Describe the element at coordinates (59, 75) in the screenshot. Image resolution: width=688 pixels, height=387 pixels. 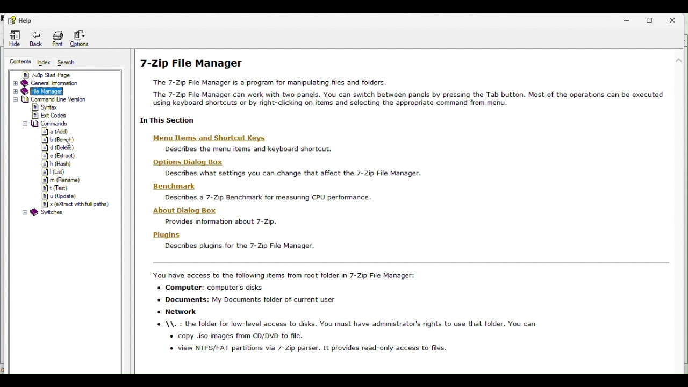
I see `7 zip start page` at that location.